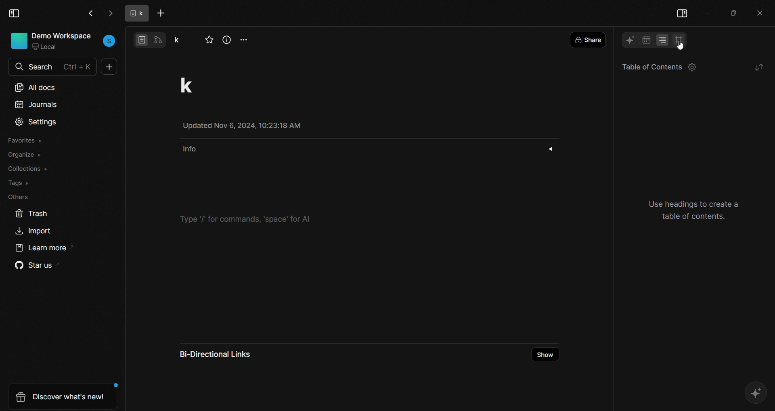 The height and width of the screenshot is (411, 775). Describe the element at coordinates (753, 392) in the screenshot. I see `AI` at that location.